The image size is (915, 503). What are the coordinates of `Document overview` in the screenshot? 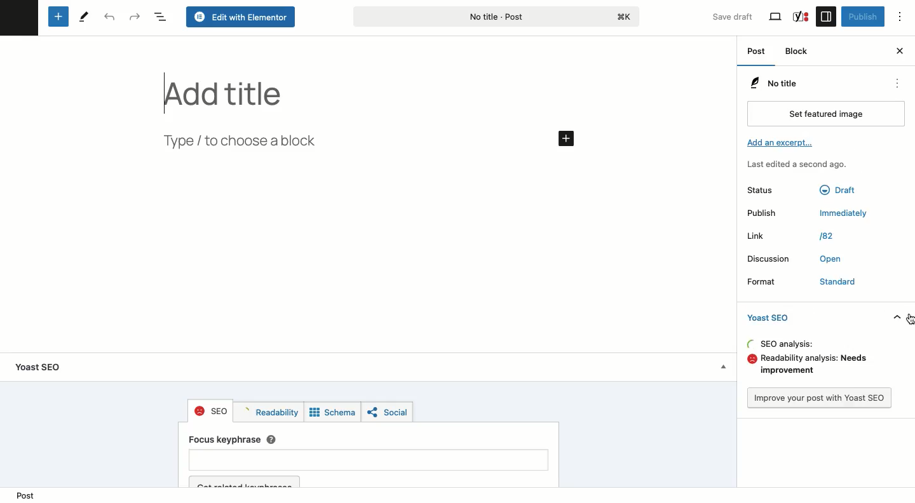 It's located at (161, 18).